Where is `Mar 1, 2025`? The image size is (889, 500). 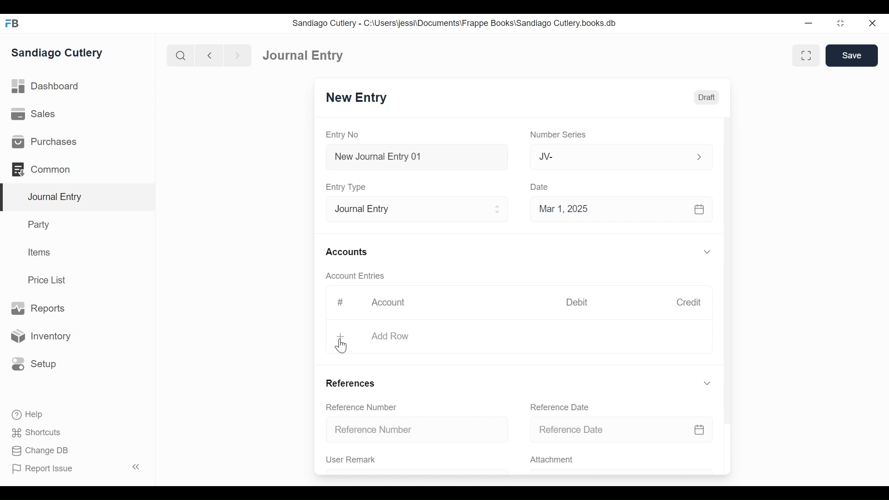
Mar 1, 2025 is located at coordinates (621, 208).